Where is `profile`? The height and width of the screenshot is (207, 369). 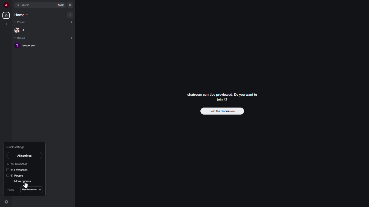
profile is located at coordinates (5, 5).